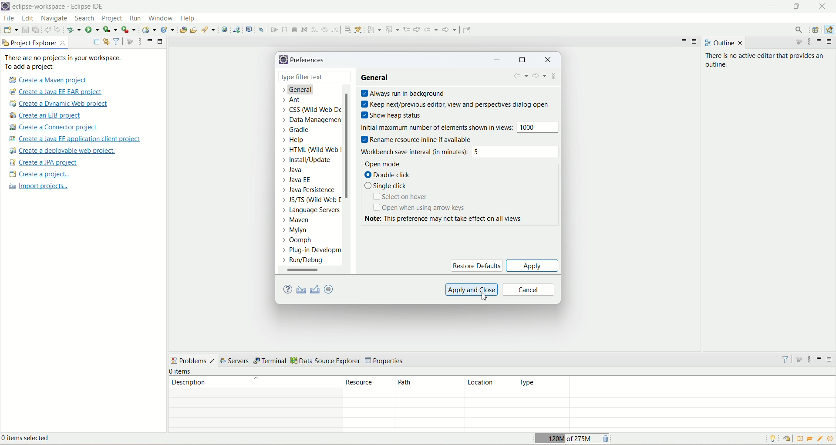 The image size is (836, 445). What do you see at coordinates (472, 289) in the screenshot?
I see `apply and close` at bounding box center [472, 289].